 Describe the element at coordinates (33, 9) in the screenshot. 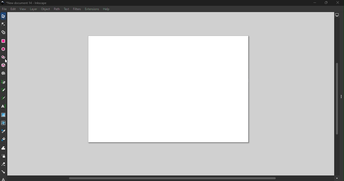

I see `Layers` at that location.